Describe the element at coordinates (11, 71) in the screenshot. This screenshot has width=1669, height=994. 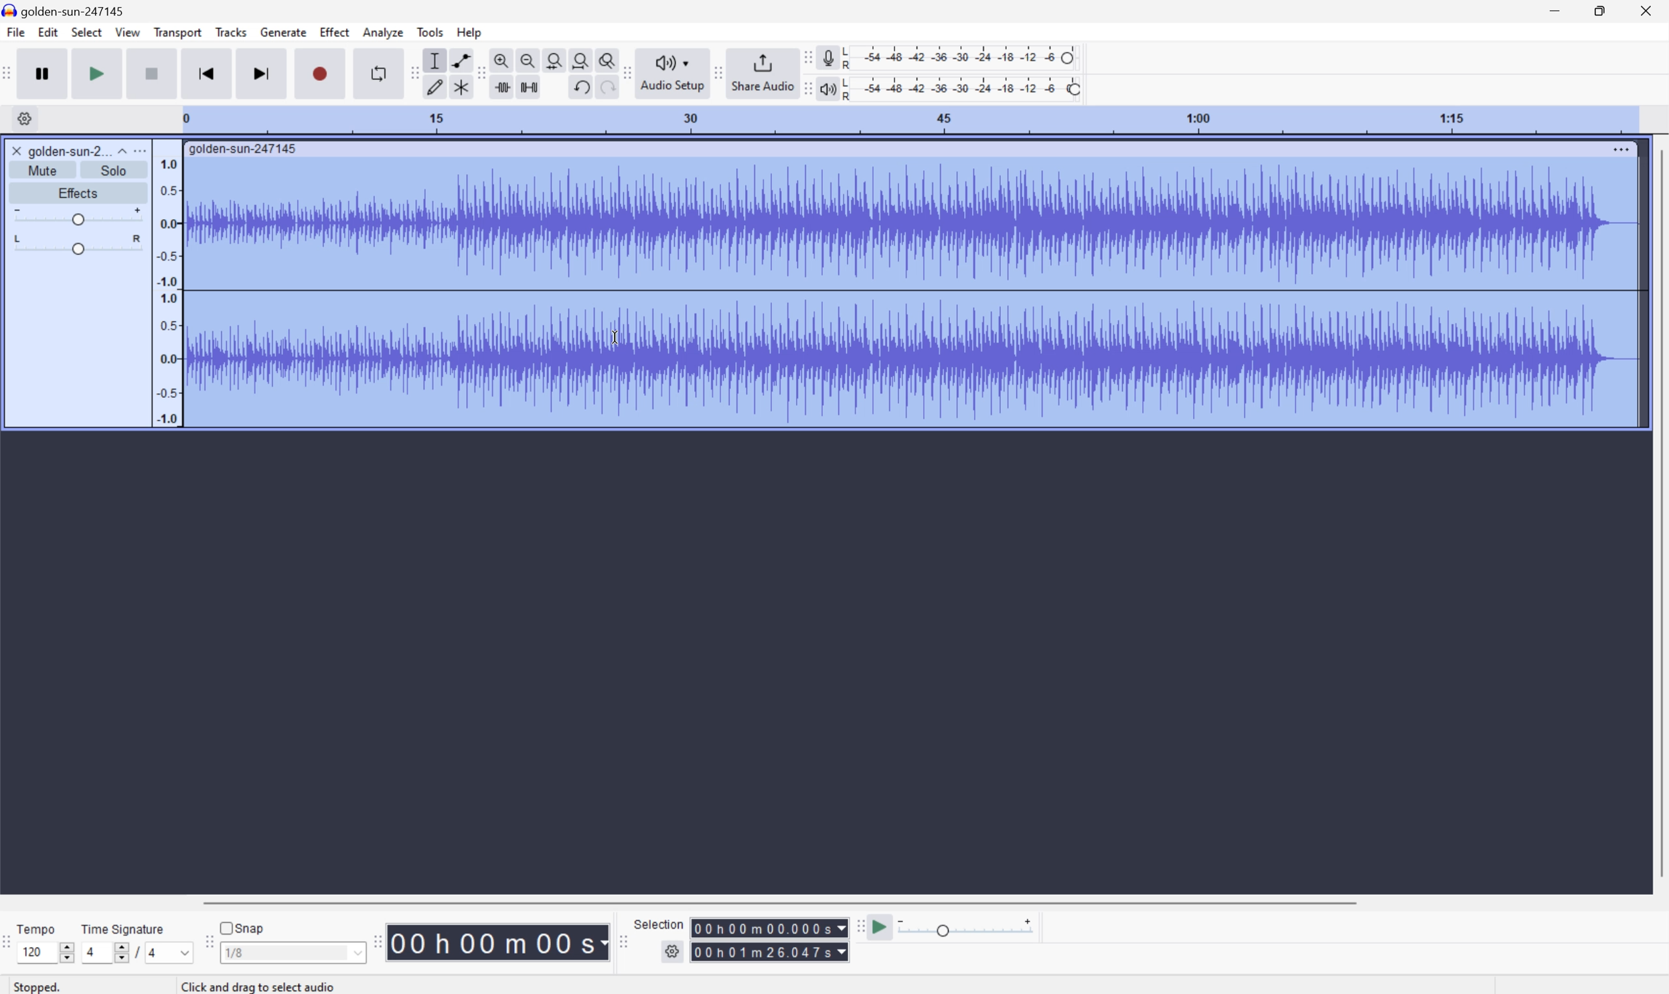
I see `Audacity transport toolbar` at that location.